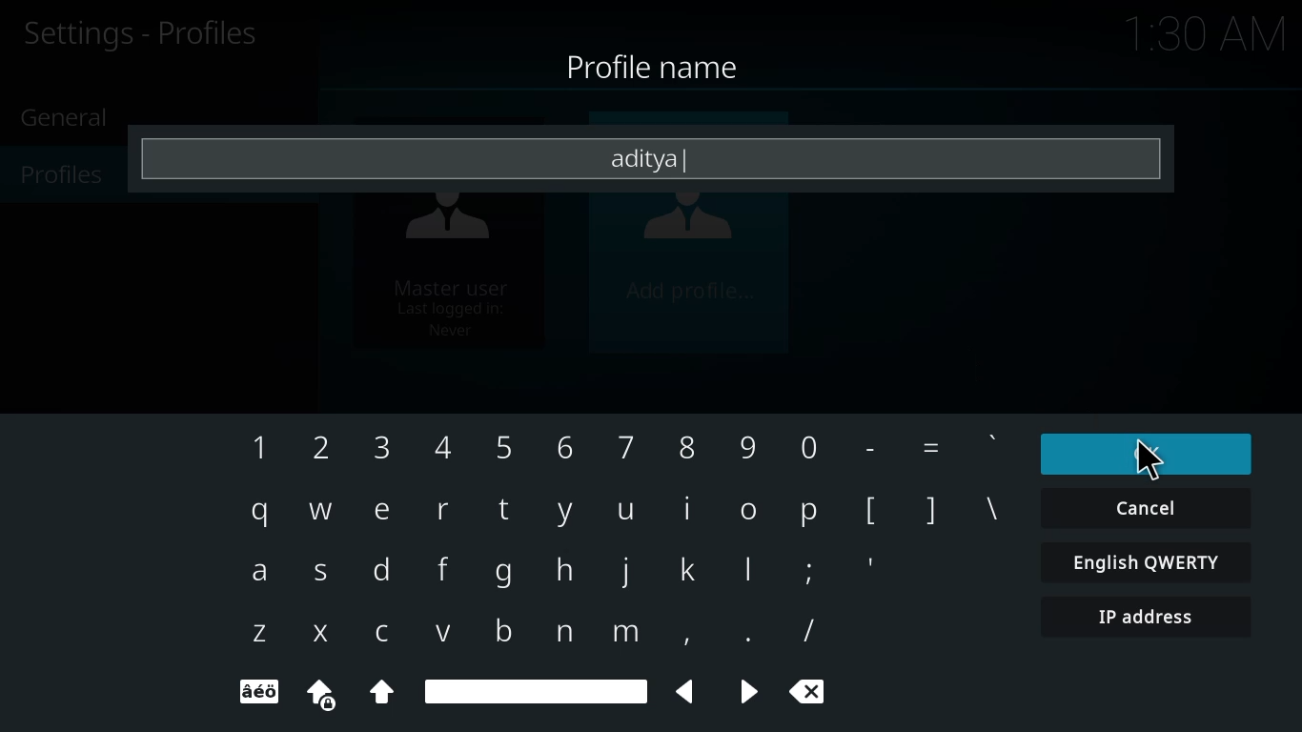 The image size is (1302, 732). What do you see at coordinates (501, 579) in the screenshot?
I see `g` at bounding box center [501, 579].